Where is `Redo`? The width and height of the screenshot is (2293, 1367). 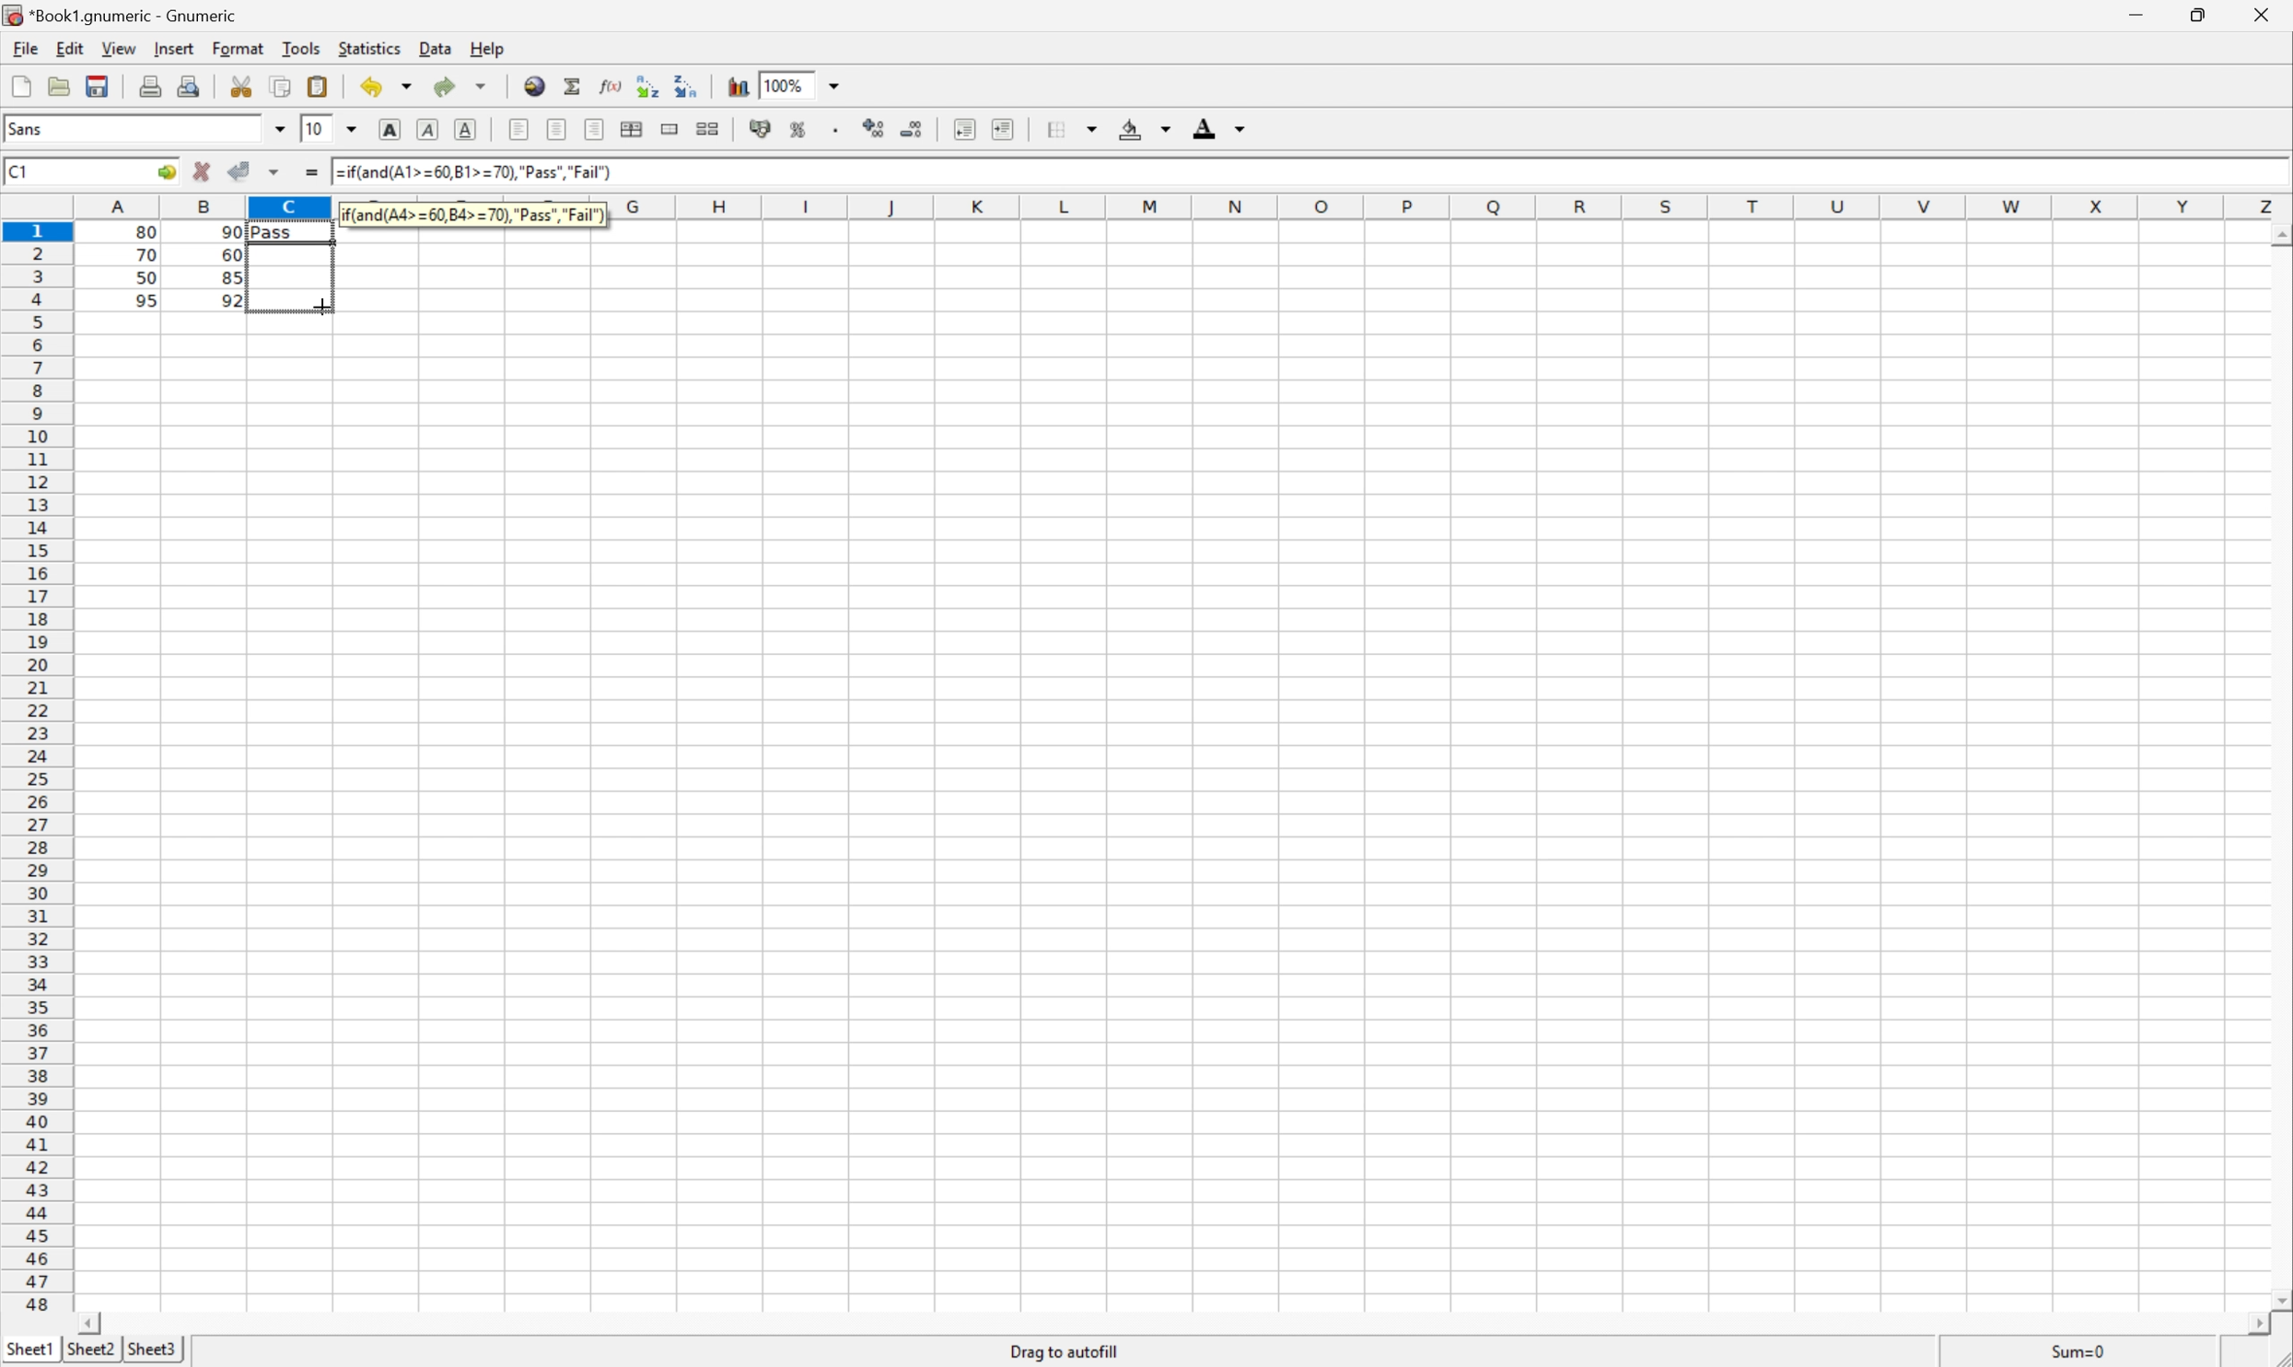
Redo is located at coordinates (440, 83).